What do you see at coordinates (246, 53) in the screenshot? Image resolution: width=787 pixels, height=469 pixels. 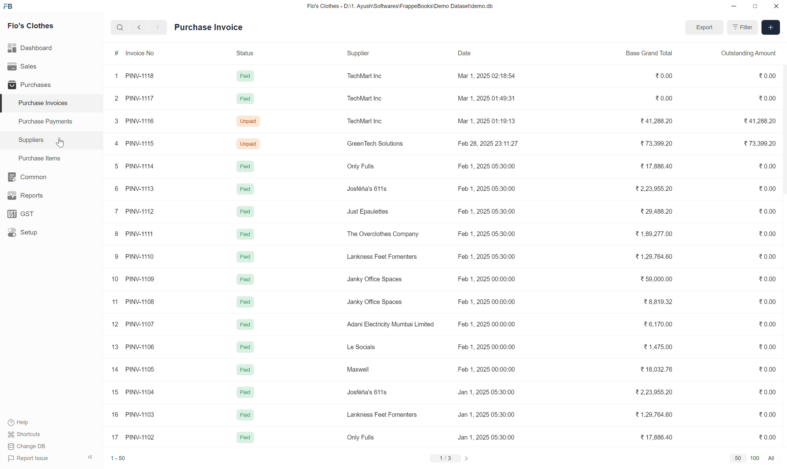 I see `Status` at bounding box center [246, 53].